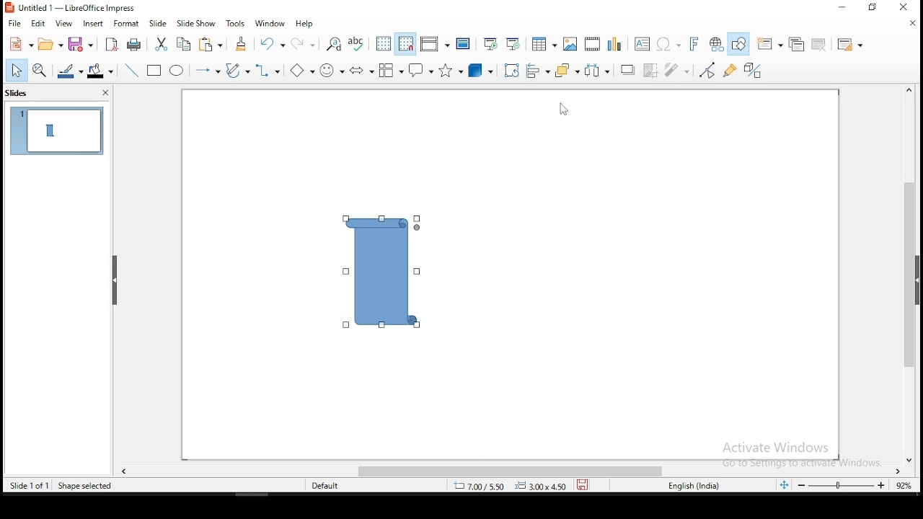 The height and width of the screenshot is (519, 923). I want to click on line color, so click(71, 70).